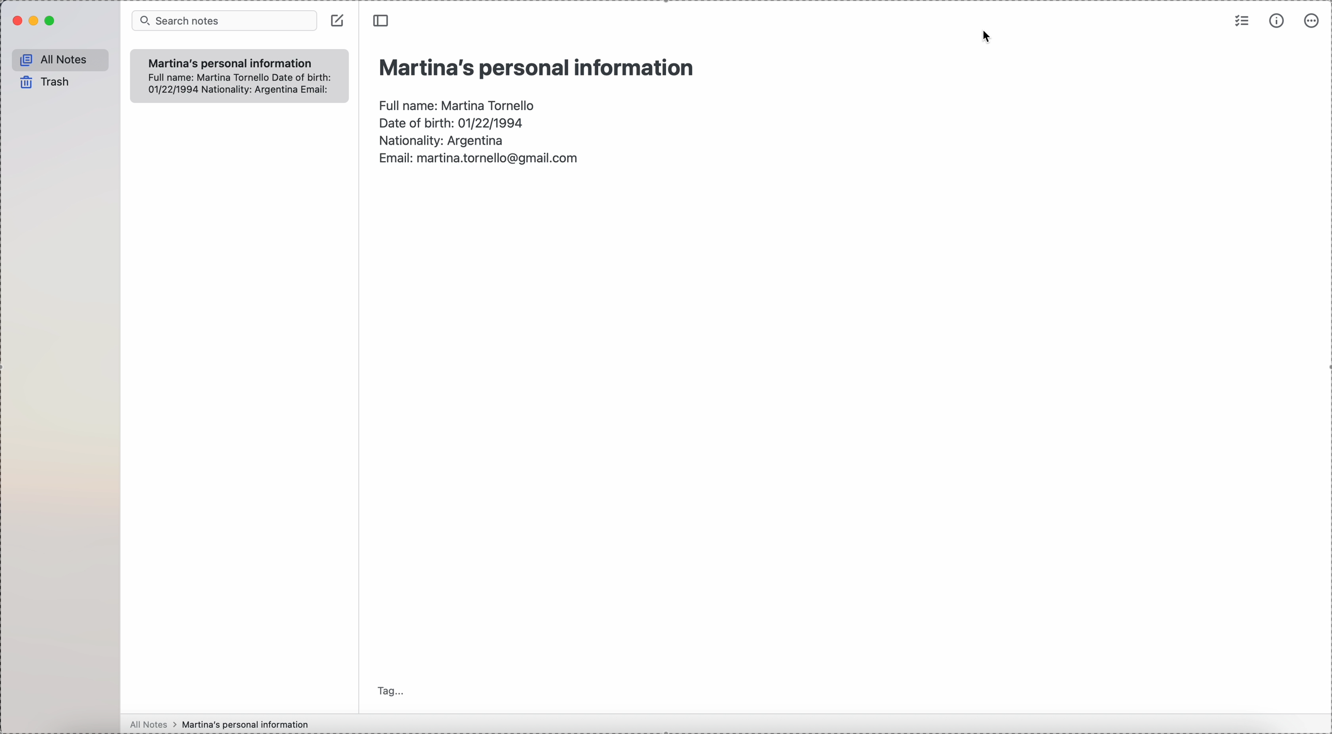  I want to click on cursor, so click(988, 36).